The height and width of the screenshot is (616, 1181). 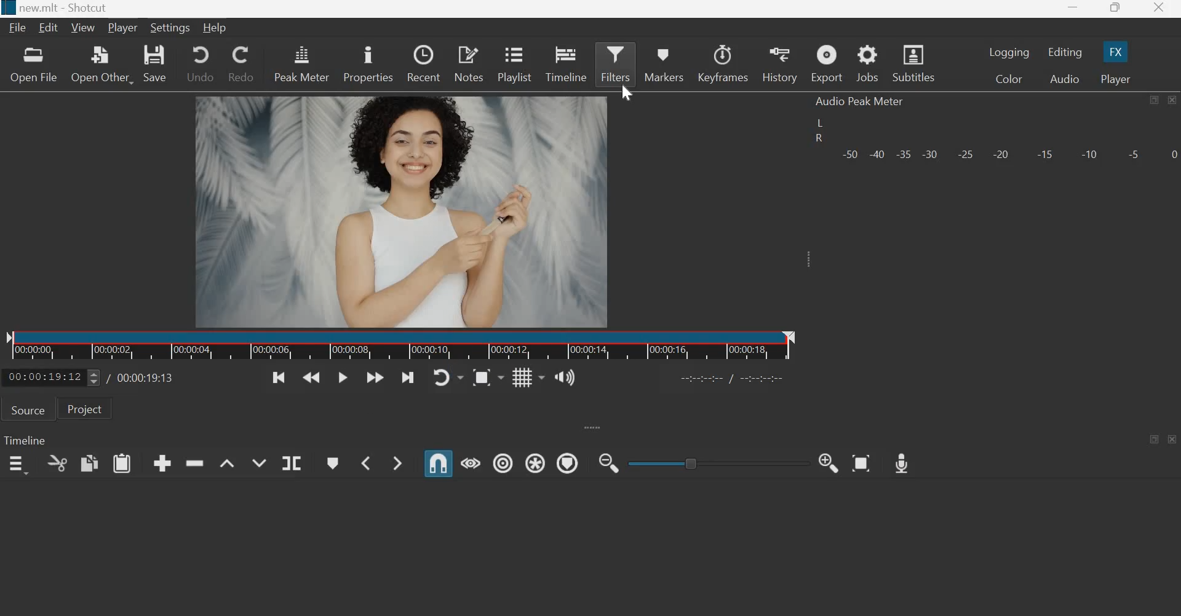 I want to click on Zoom Timeline to Fit, so click(x=862, y=460).